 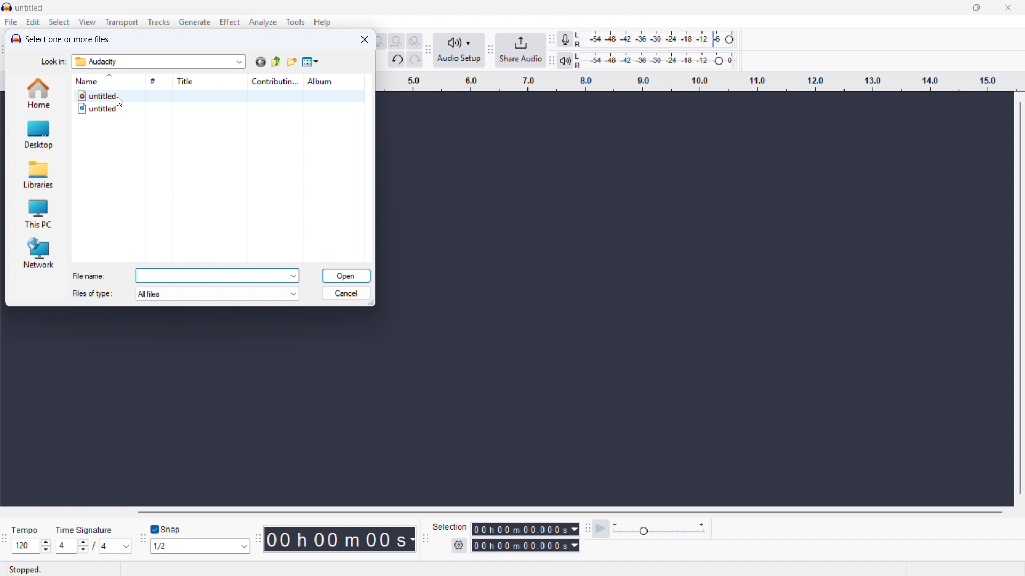 I want to click on Timestamp , so click(x=341, y=539).